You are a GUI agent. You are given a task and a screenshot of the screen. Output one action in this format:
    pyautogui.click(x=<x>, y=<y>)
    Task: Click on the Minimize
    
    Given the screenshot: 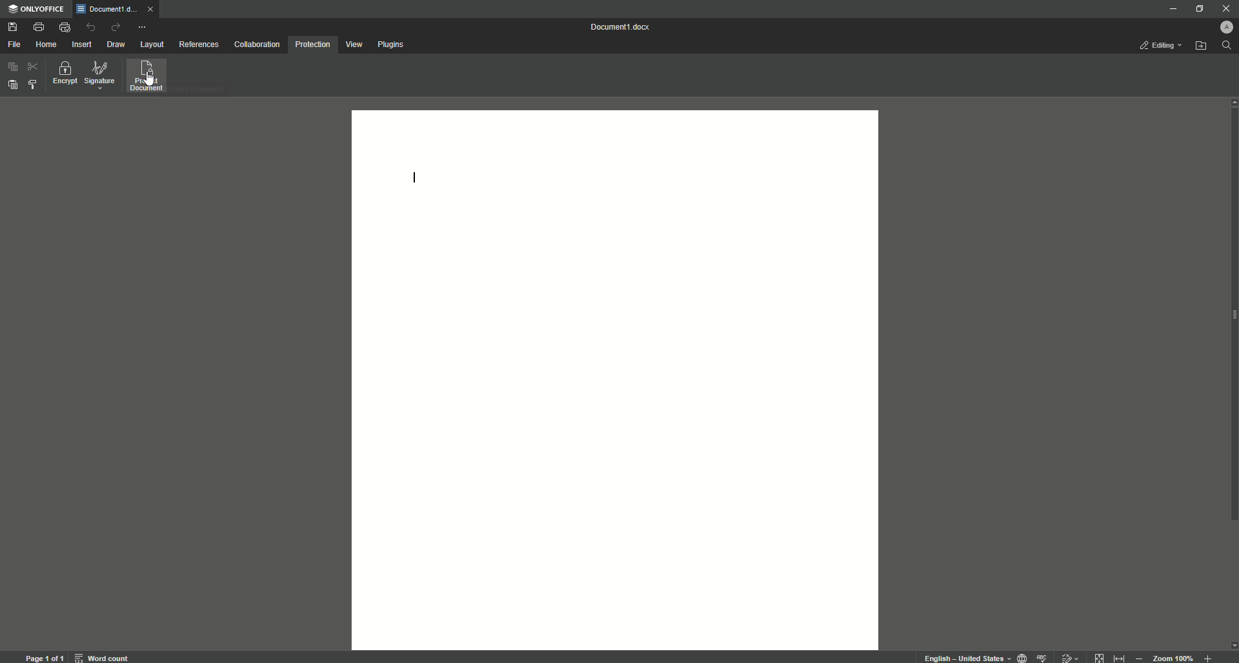 What is the action you would take?
    pyautogui.click(x=1171, y=10)
    